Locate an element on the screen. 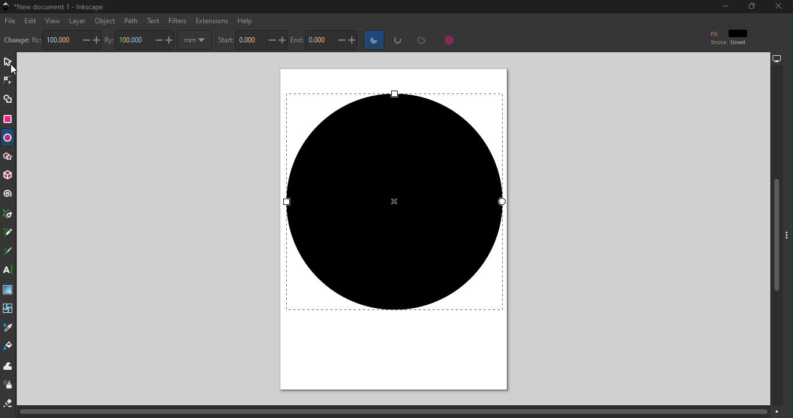 The width and height of the screenshot is (793, 418). Style of new ellipses is located at coordinates (719, 37).